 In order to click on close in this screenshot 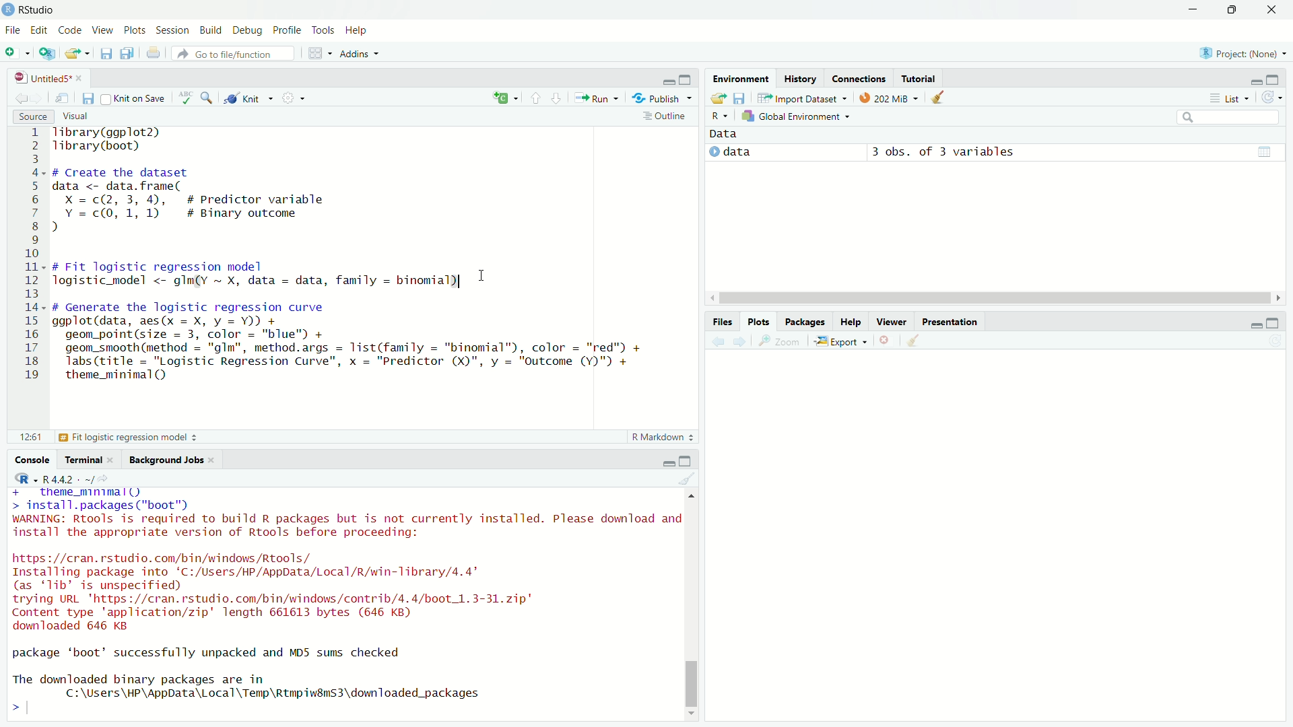, I will do `click(110, 460)`.